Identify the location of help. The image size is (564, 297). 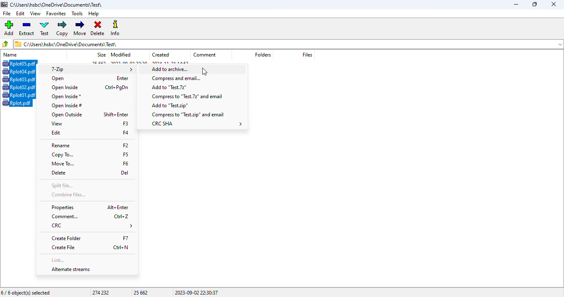
(94, 14).